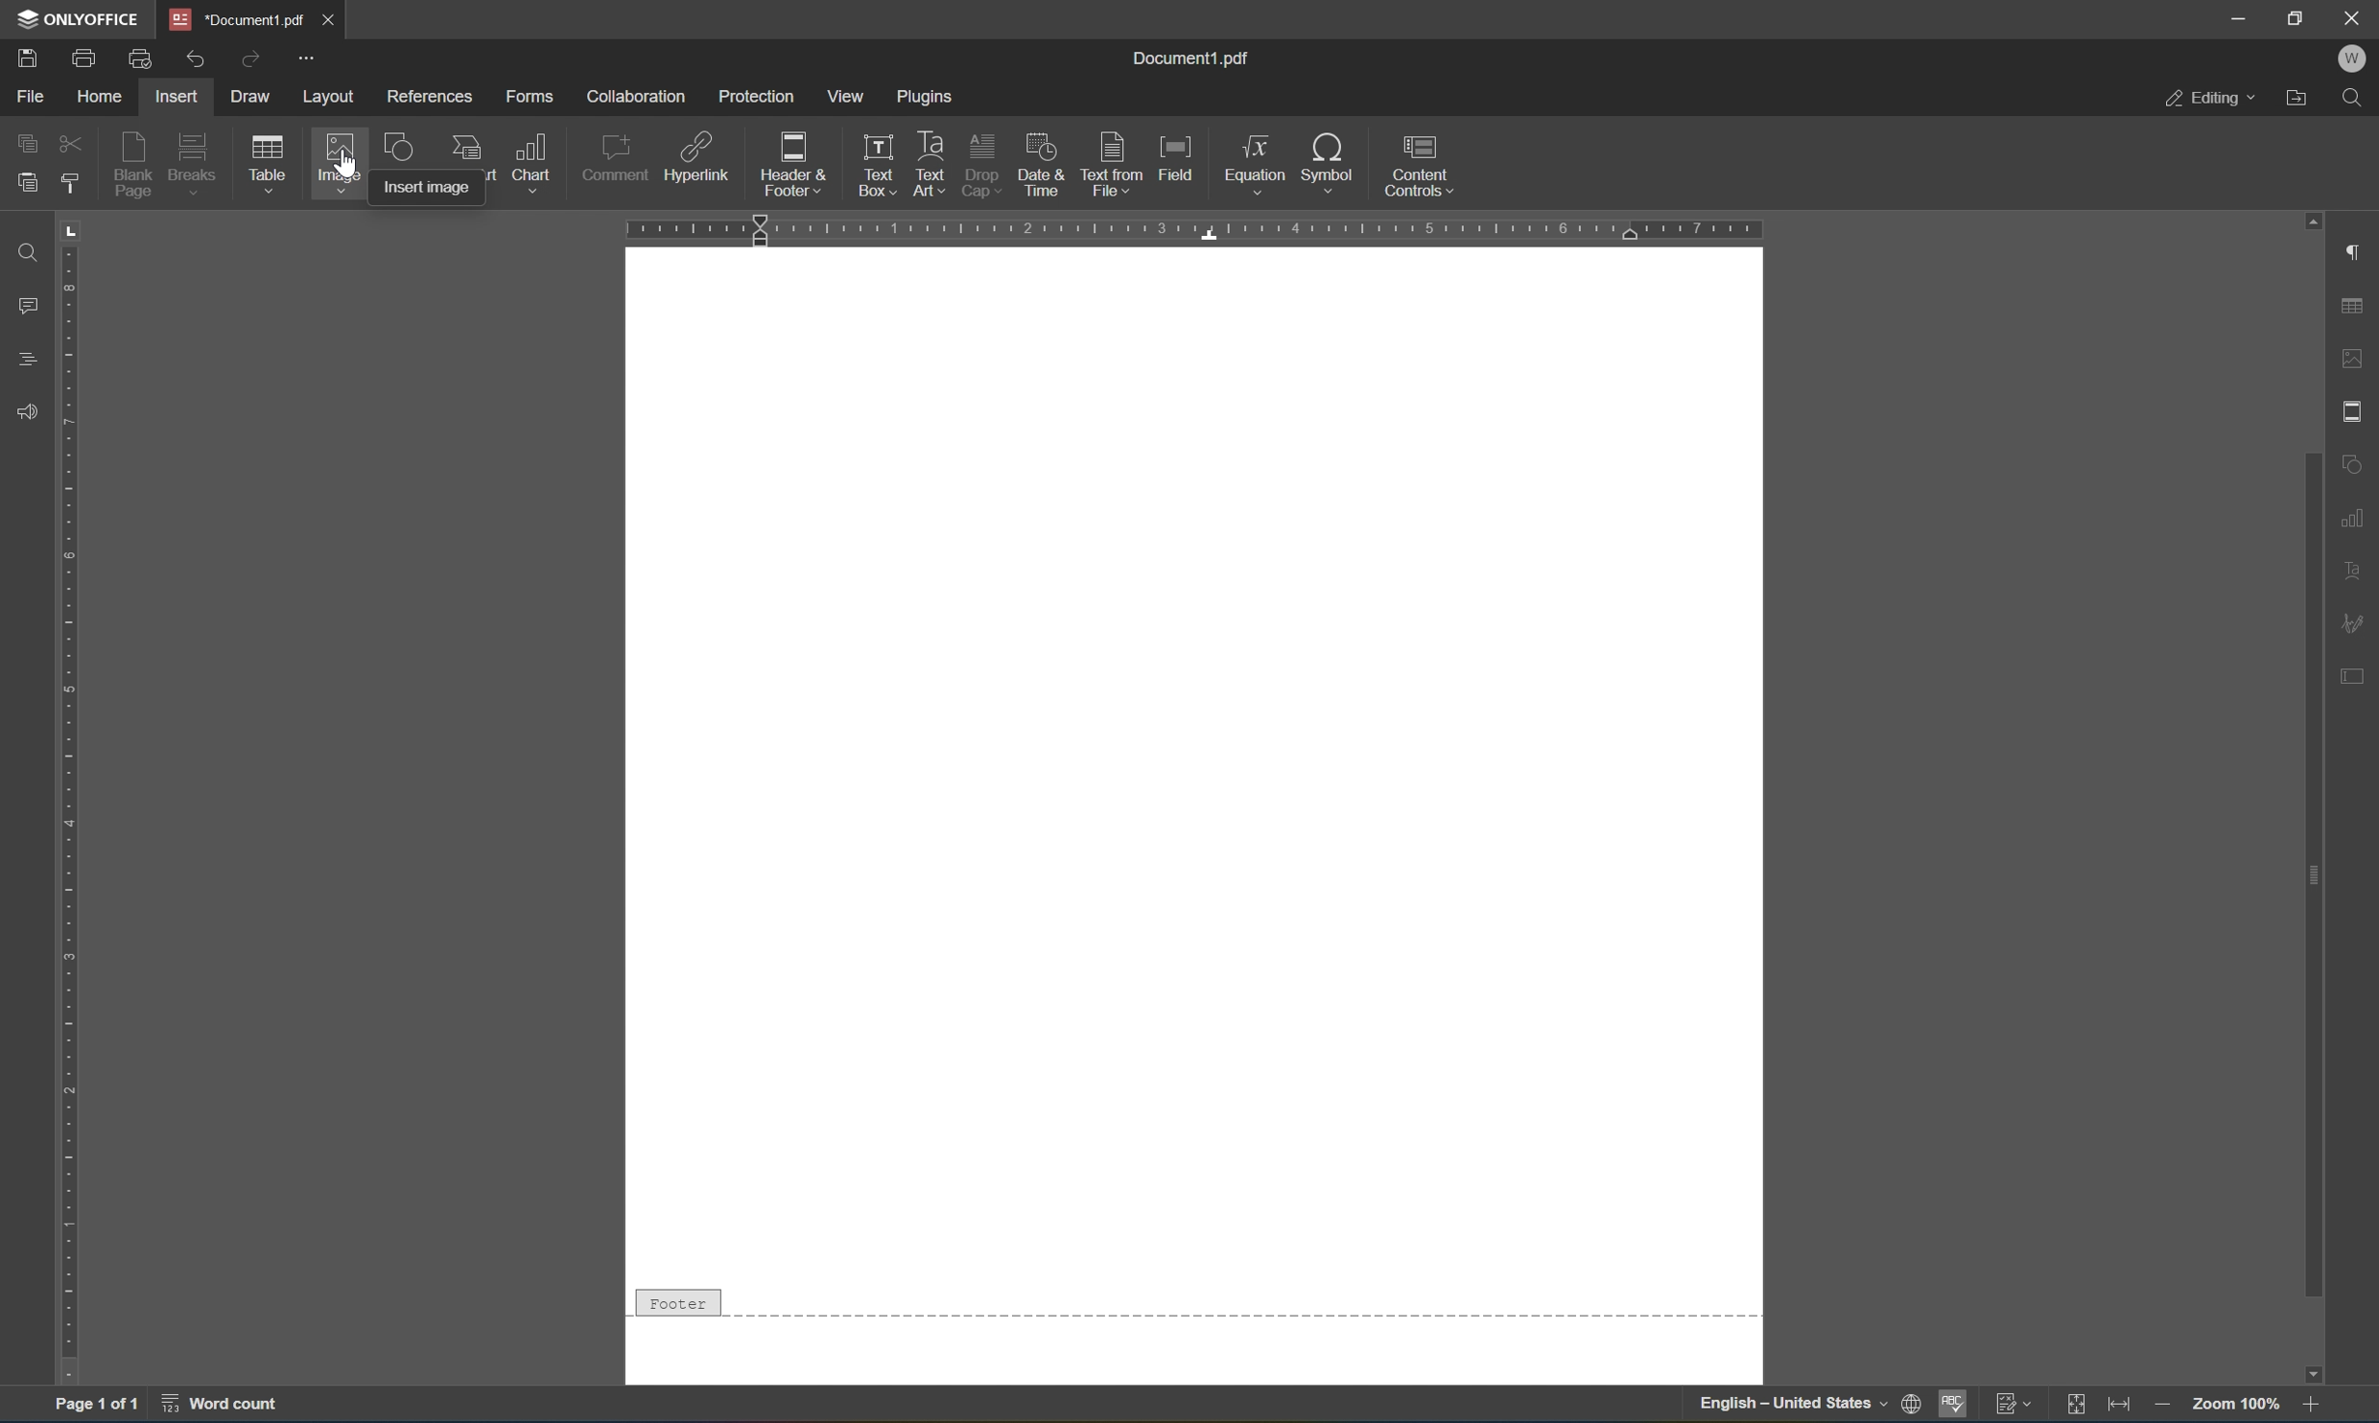 The image size is (2379, 1423). Describe the element at coordinates (2357, 460) in the screenshot. I see `shape settings` at that location.